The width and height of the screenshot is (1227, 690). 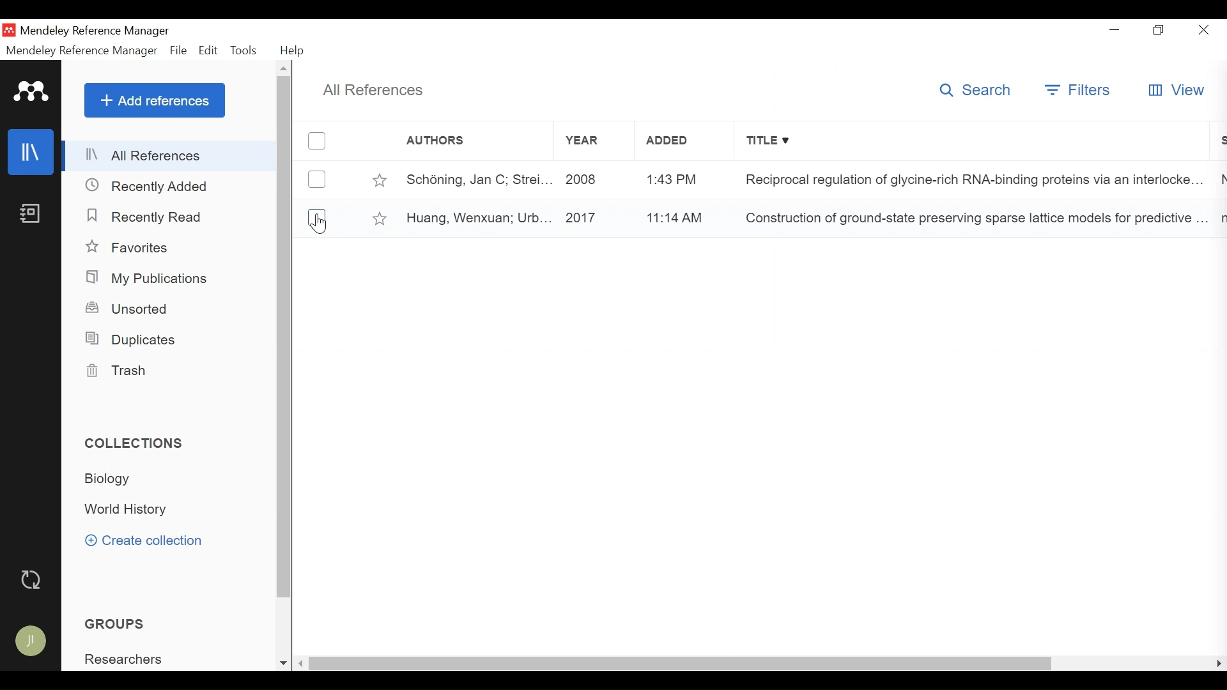 What do you see at coordinates (244, 50) in the screenshot?
I see `Tools` at bounding box center [244, 50].